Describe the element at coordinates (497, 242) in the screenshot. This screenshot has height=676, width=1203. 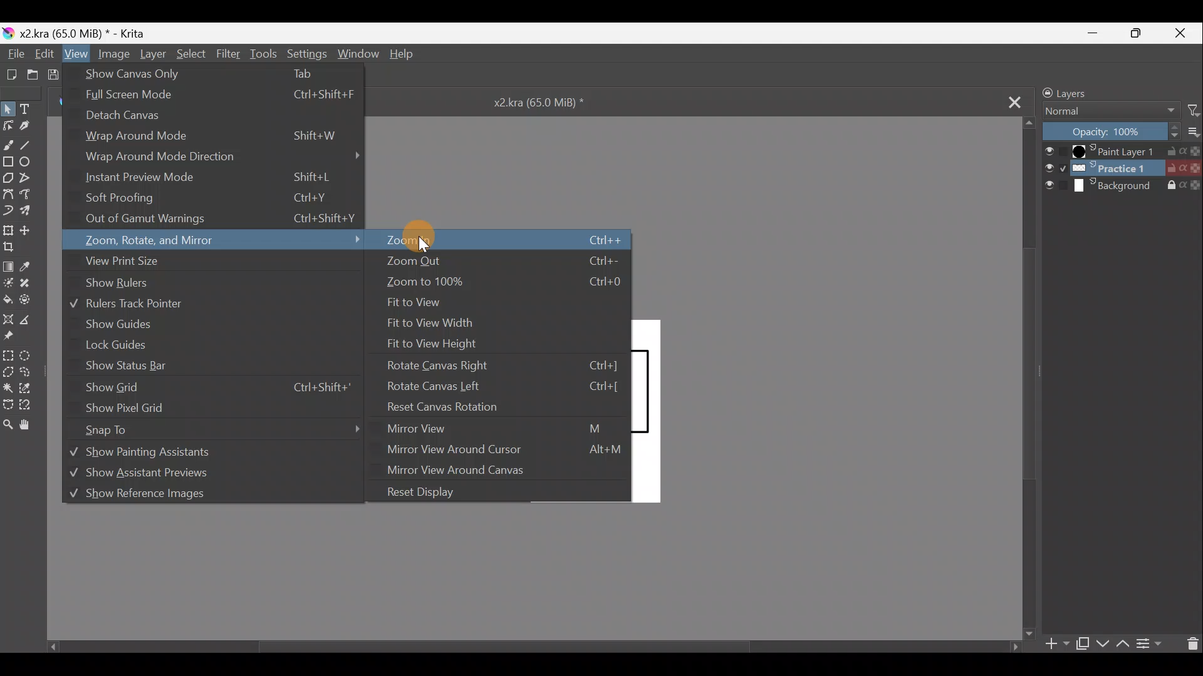
I see `Zoom In  Ctrl++` at that location.